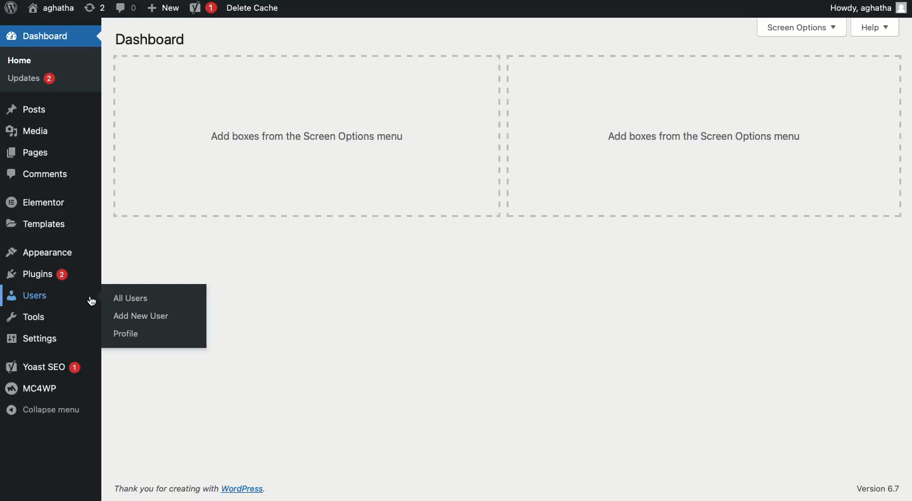 The height and width of the screenshot is (501, 912). What do you see at coordinates (23, 317) in the screenshot?
I see `Tools` at bounding box center [23, 317].